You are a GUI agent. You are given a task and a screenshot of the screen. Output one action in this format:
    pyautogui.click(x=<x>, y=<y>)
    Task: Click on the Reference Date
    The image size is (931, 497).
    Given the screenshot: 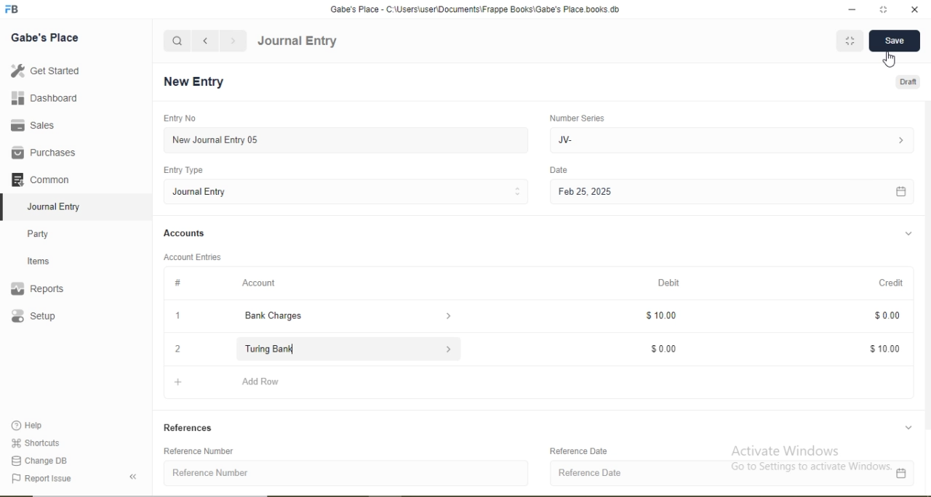 What is the action you would take?
    pyautogui.click(x=583, y=450)
    